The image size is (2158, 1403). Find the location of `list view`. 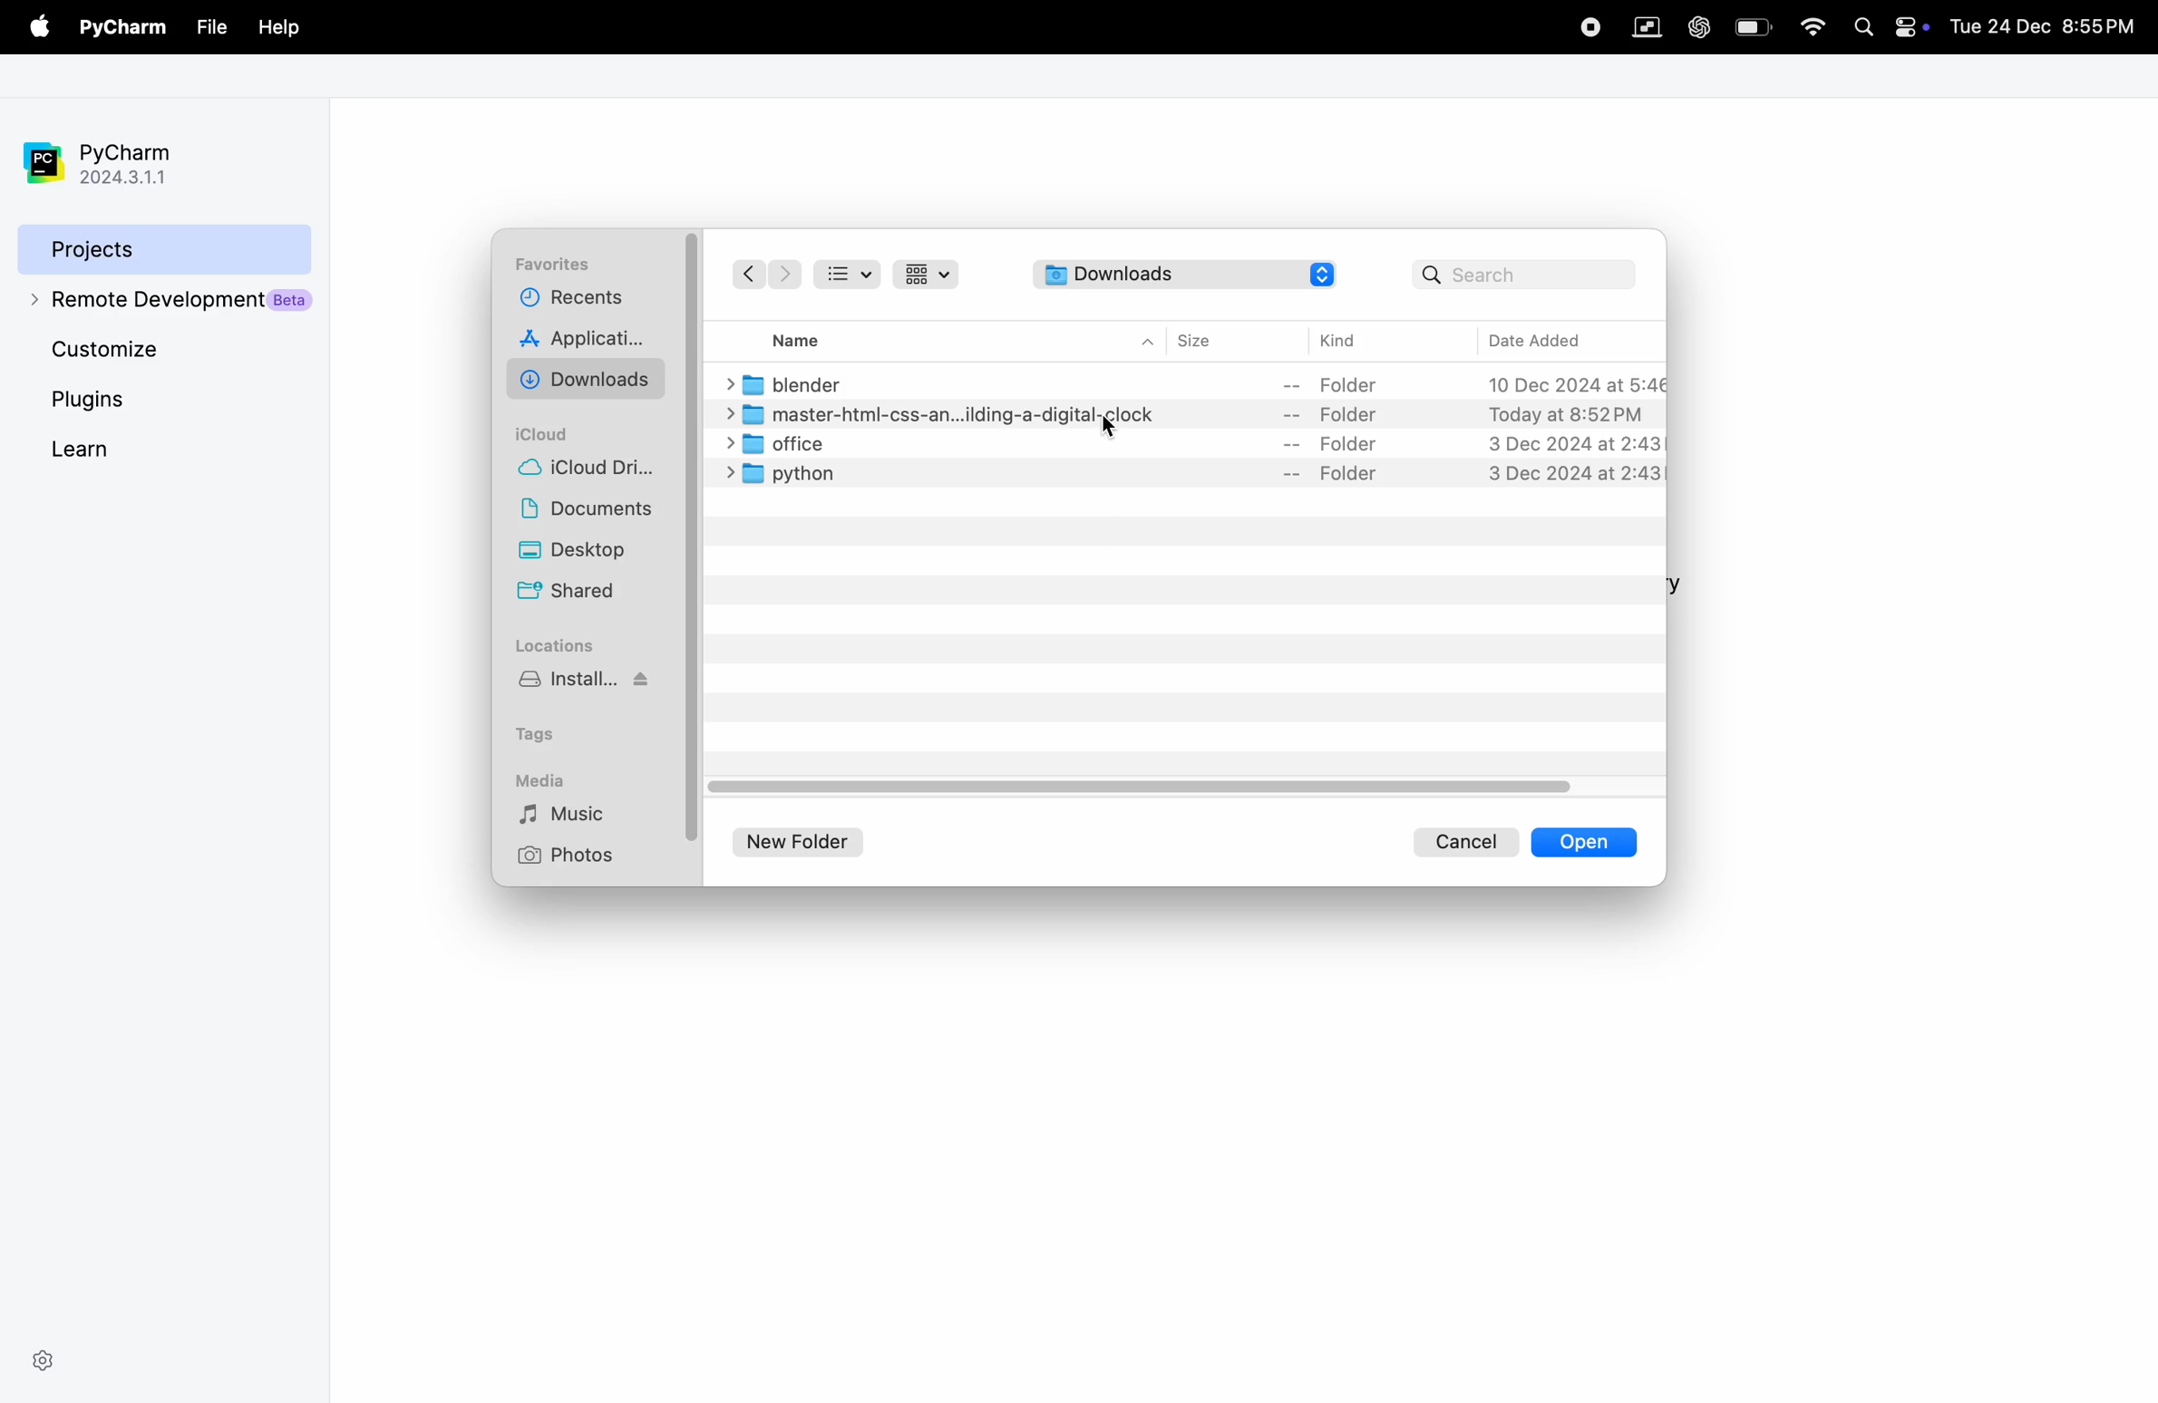

list view is located at coordinates (854, 273).